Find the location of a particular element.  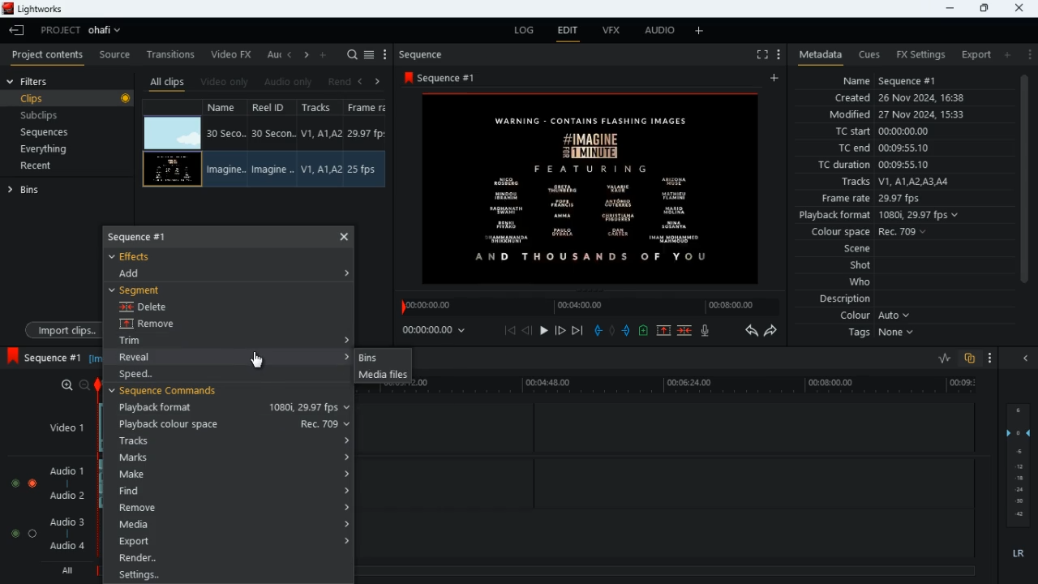

shot is located at coordinates (860, 266).